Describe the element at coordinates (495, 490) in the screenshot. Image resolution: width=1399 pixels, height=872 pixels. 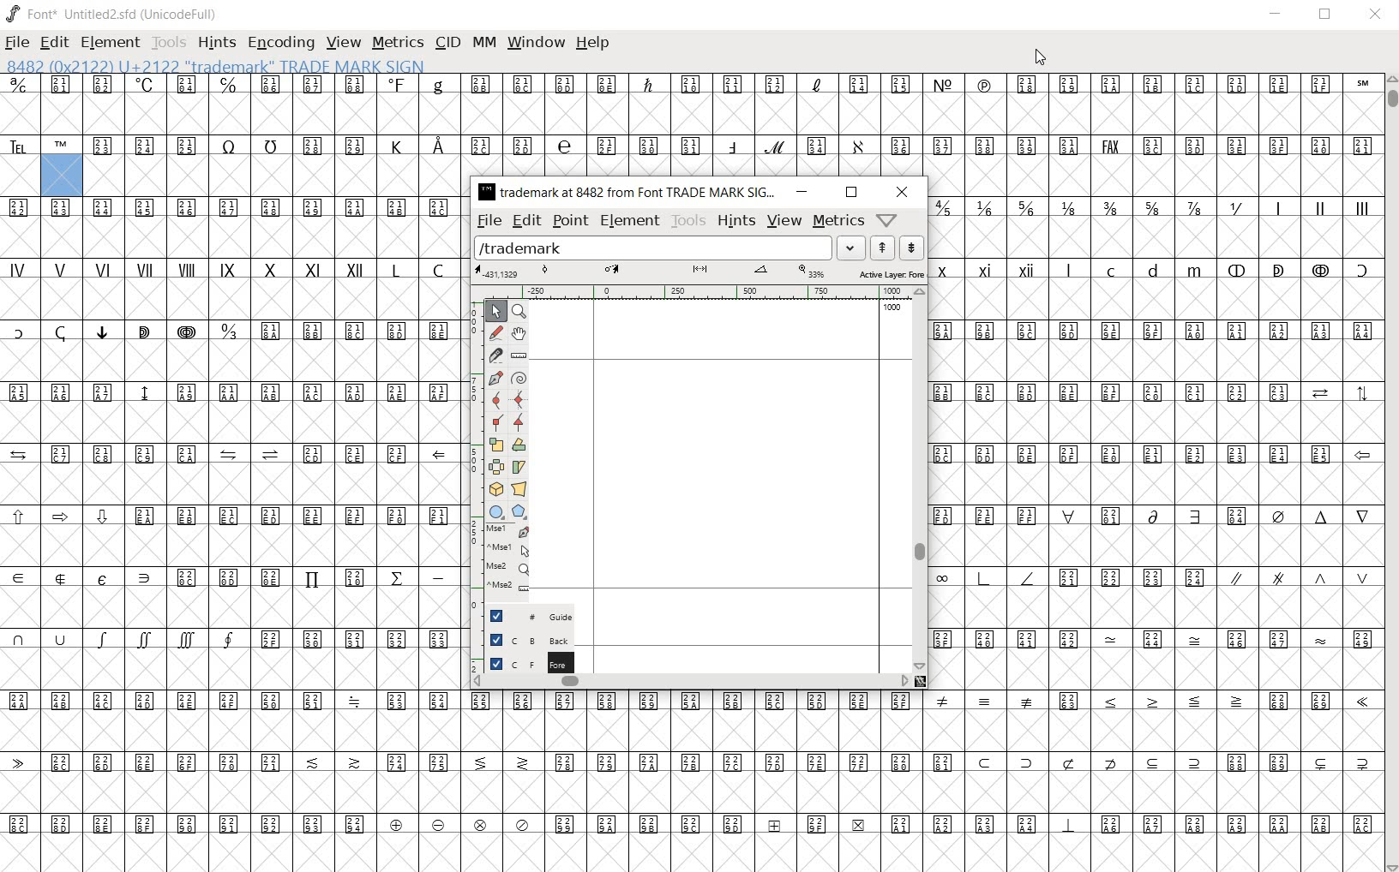
I see `rotate the selection in 3D and project back to plane` at that location.